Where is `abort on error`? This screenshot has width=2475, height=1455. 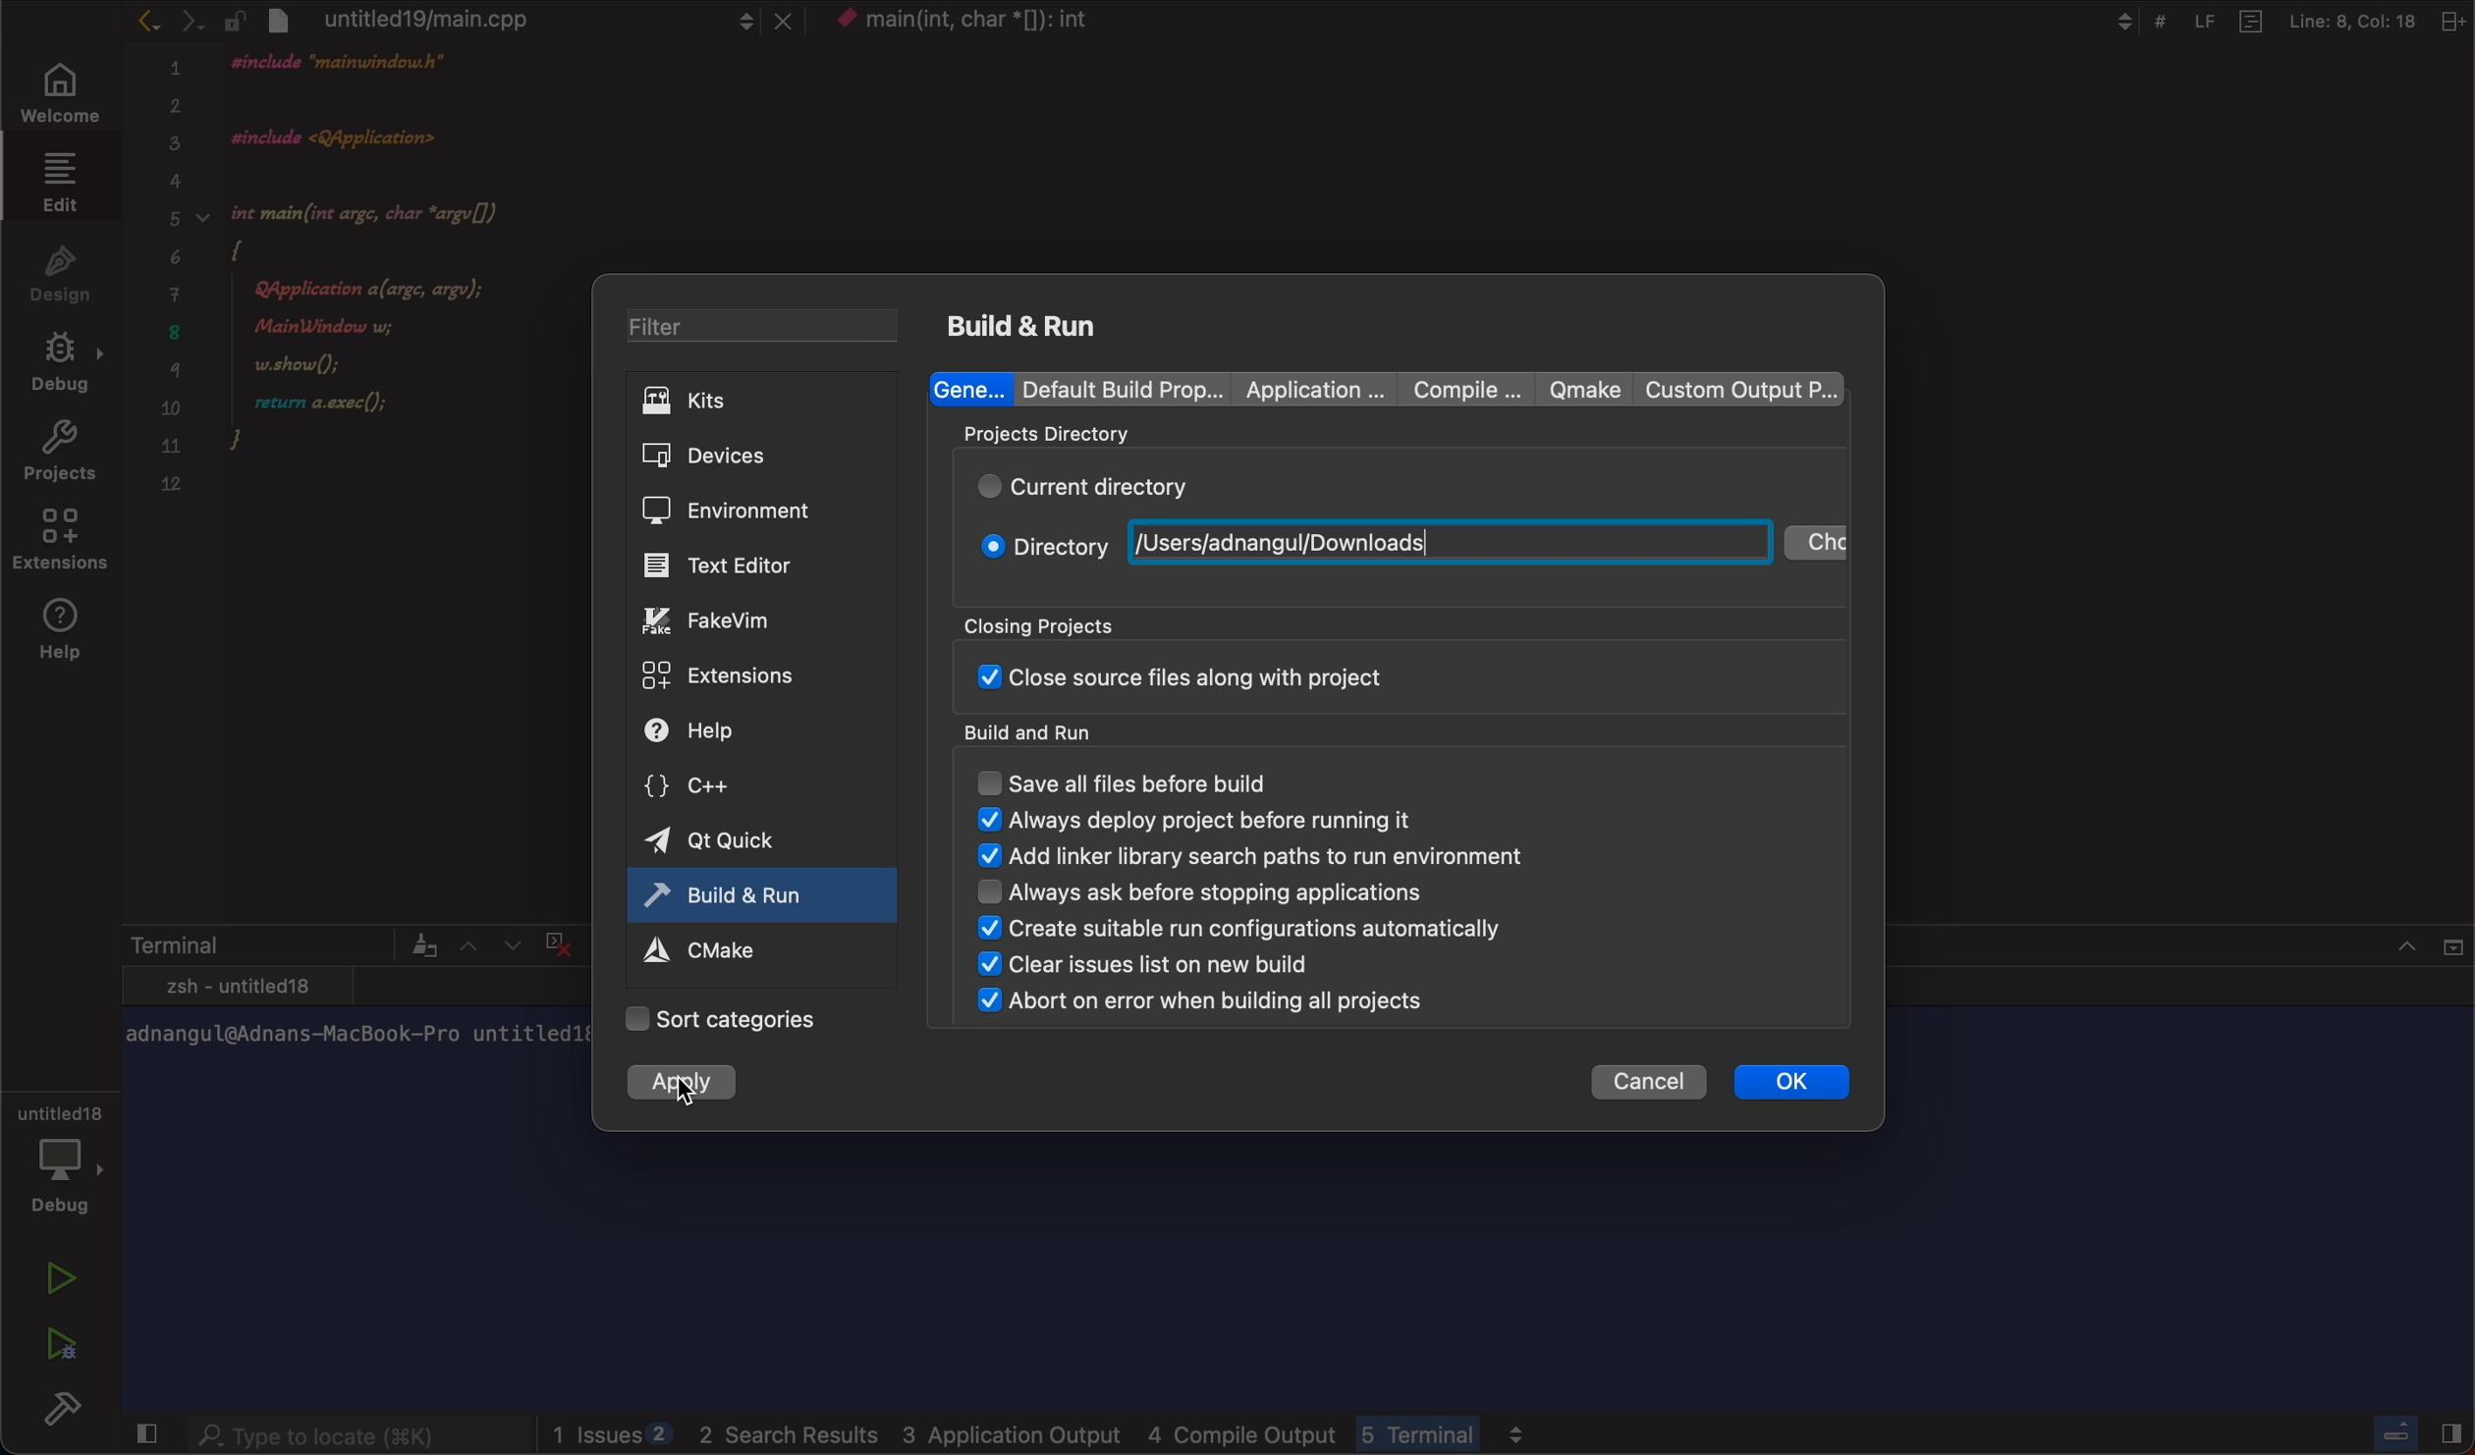 abort on error is located at coordinates (1190, 1003).